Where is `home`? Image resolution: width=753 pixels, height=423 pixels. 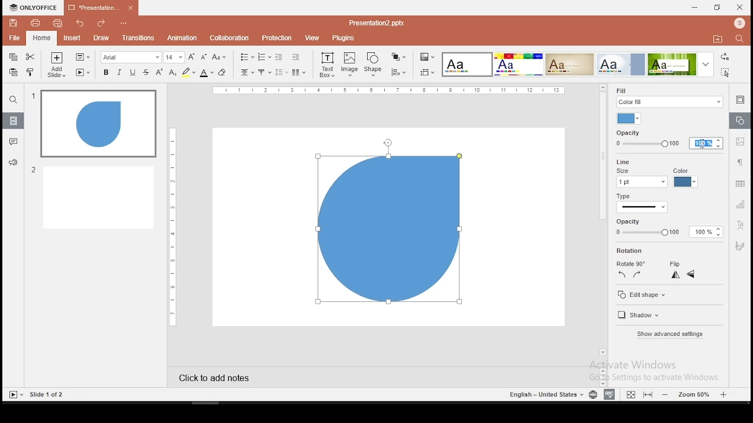
home is located at coordinates (41, 39).